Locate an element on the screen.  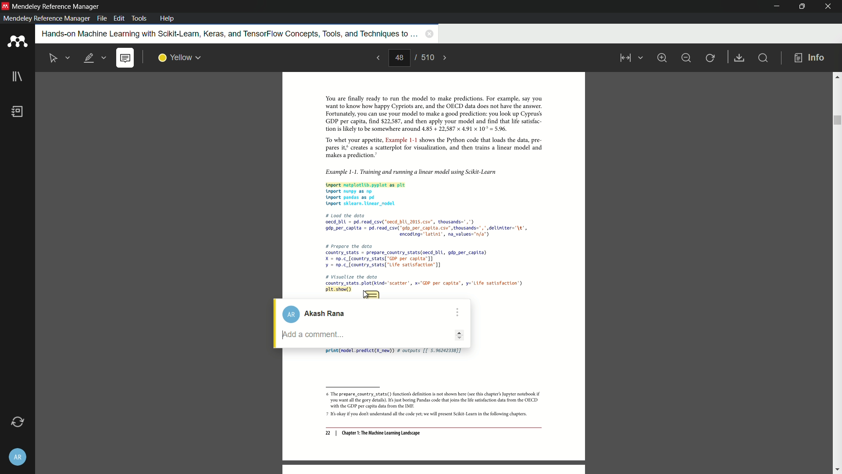
view mode is located at coordinates (630, 58).